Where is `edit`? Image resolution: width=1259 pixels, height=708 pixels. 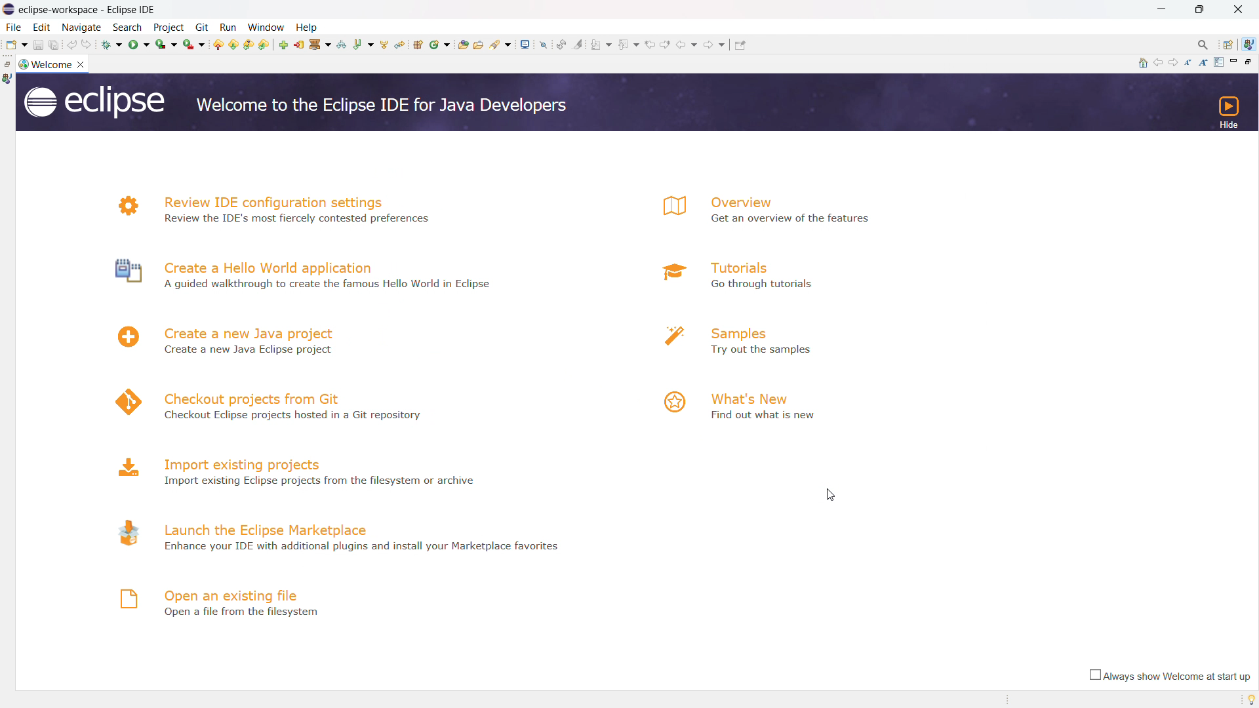 edit is located at coordinates (41, 27).